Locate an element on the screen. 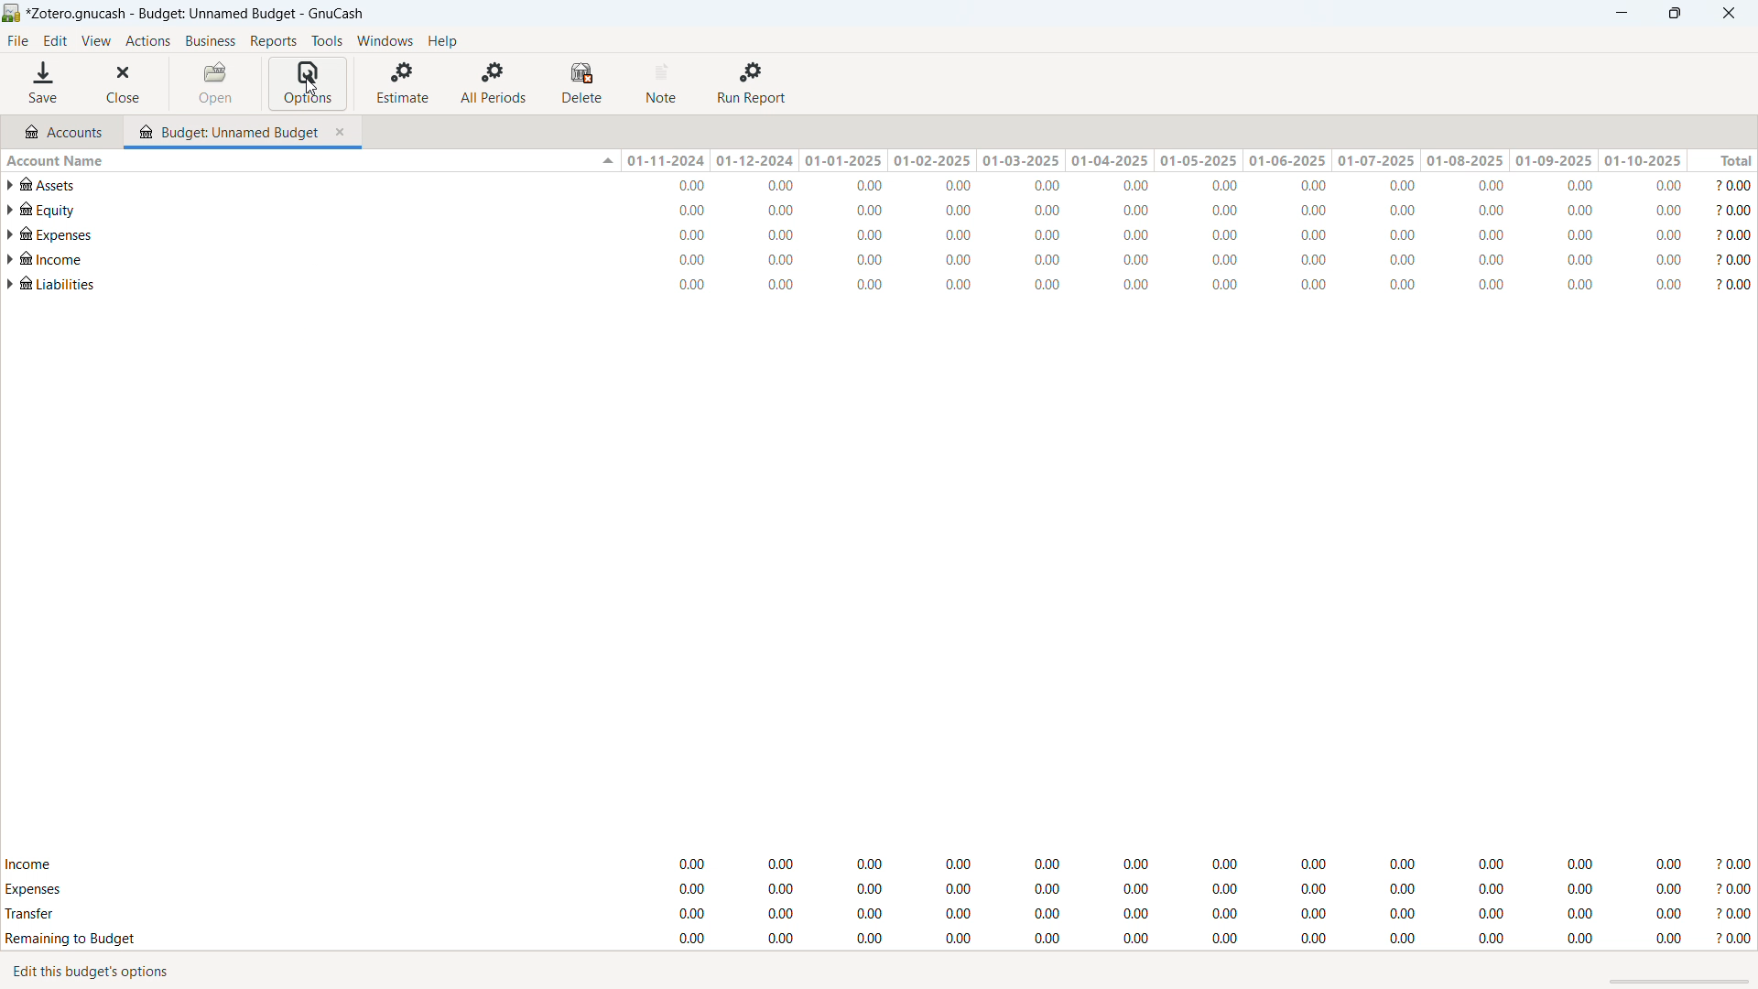  Income totals is located at coordinates (879, 865).